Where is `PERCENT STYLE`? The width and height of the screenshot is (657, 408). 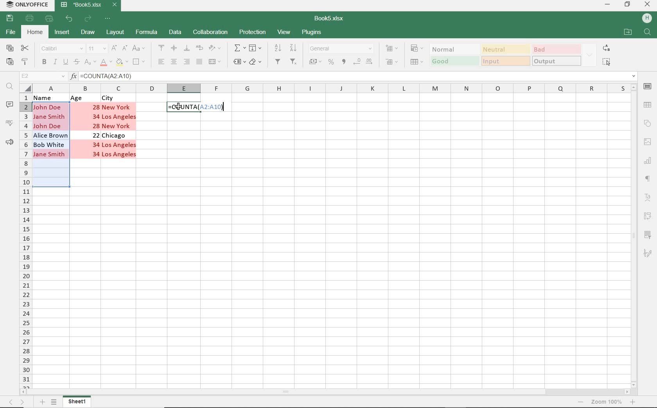 PERCENT STYLE is located at coordinates (332, 63).